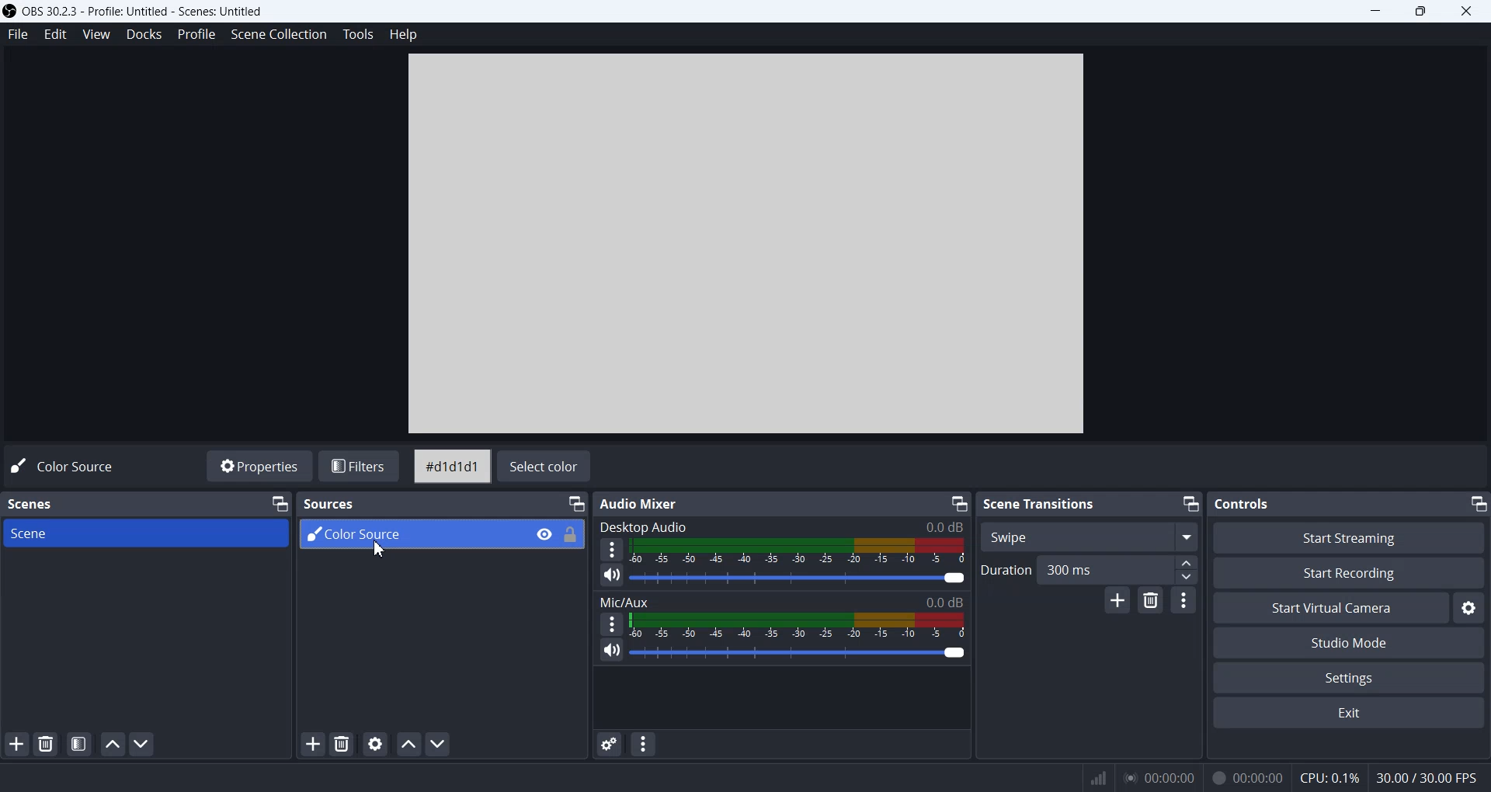  What do you see at coordinates (1350, 714) in the screenshot?
I see `Exit` at bounding box center [1350, 714].